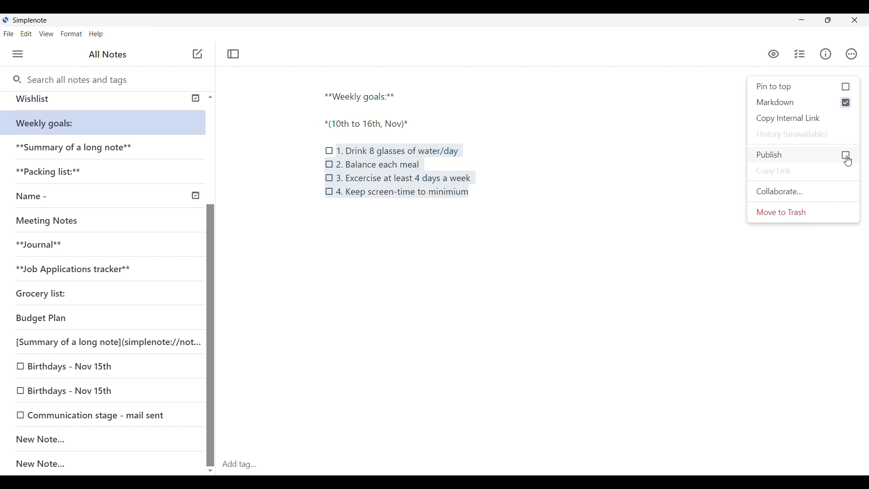  What do you see at coordinates (31, 20) in the screenshot?
I see `Simple note` at bounding box center [31, 20].